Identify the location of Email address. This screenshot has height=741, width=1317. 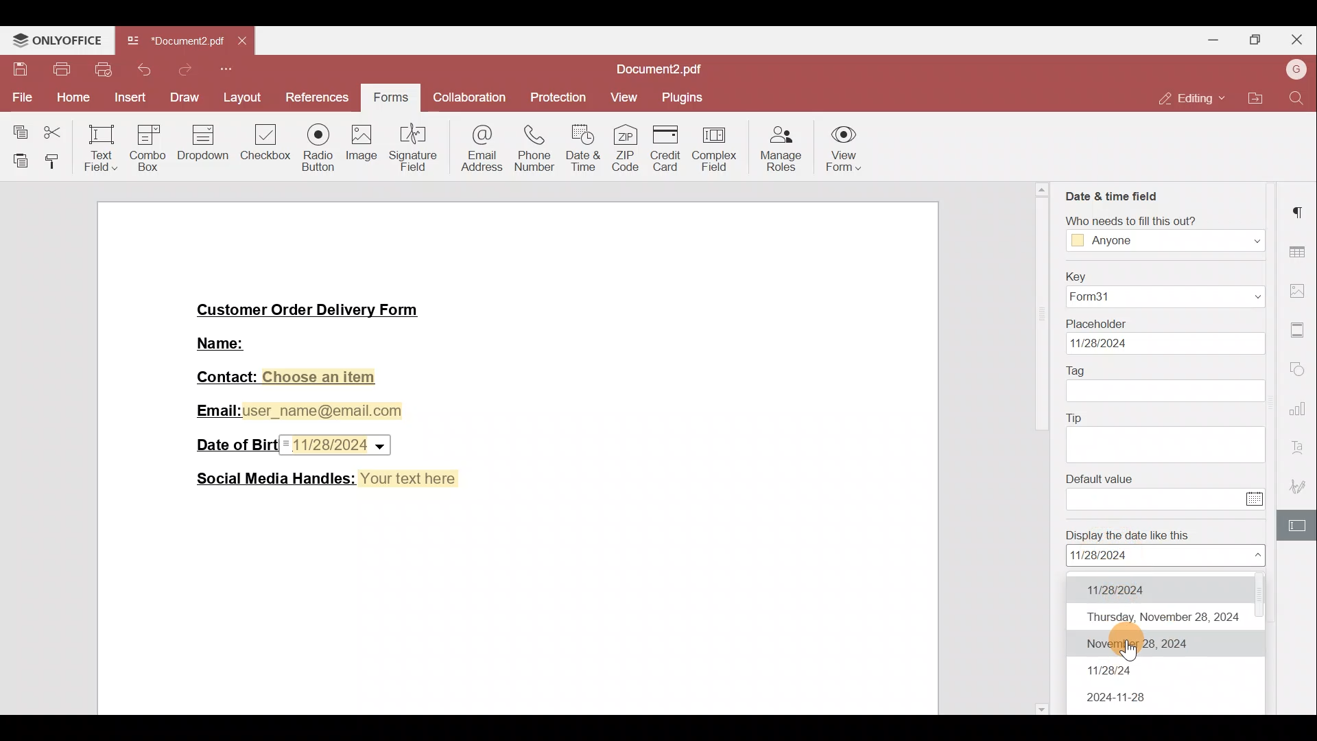
(480, 146).